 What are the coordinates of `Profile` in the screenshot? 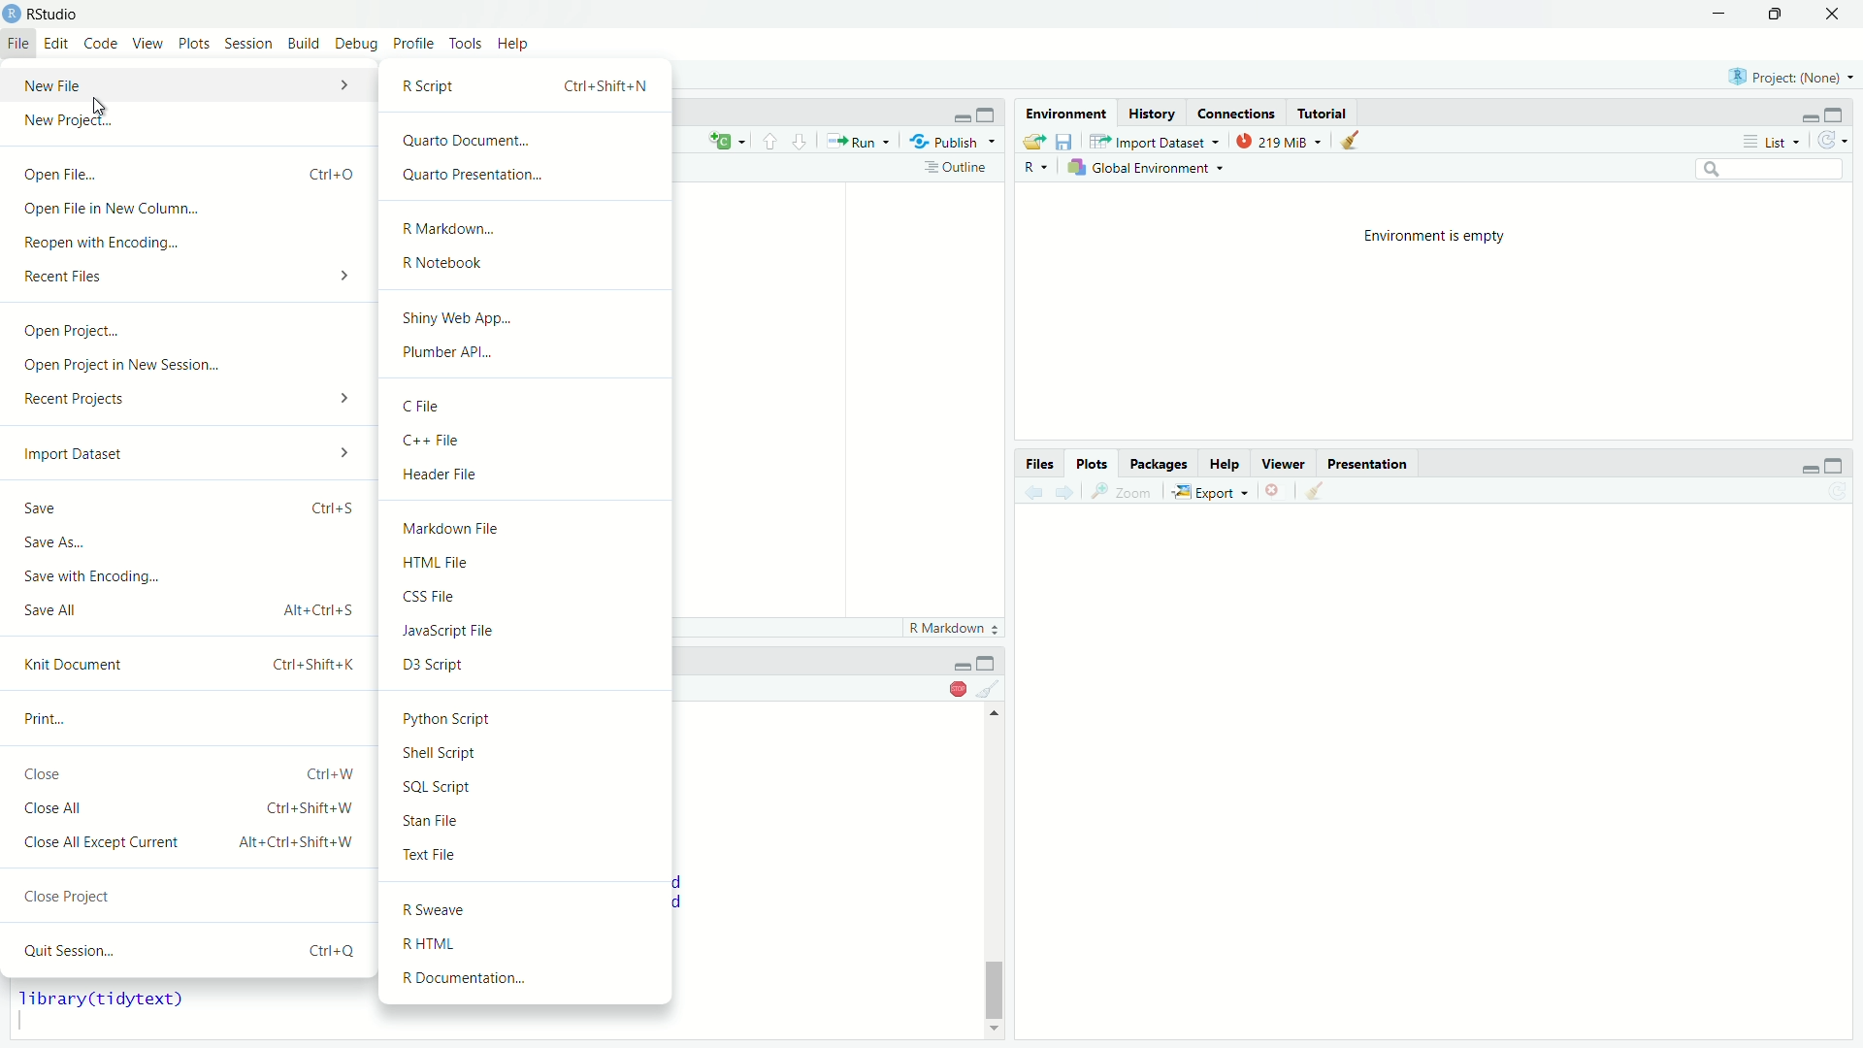 It's located at (412, 45).